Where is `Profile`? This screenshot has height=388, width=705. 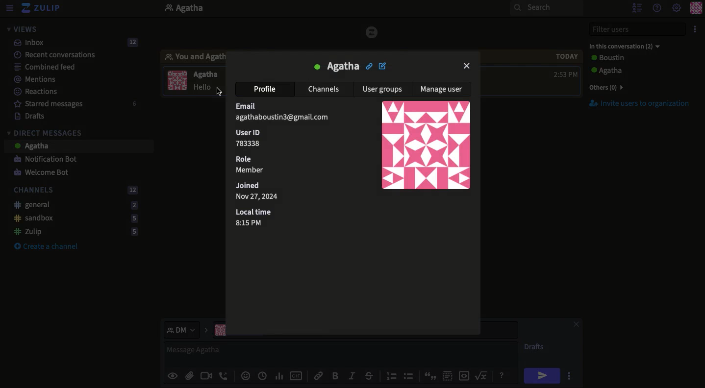 Profile is located at coordinates (268, 89).